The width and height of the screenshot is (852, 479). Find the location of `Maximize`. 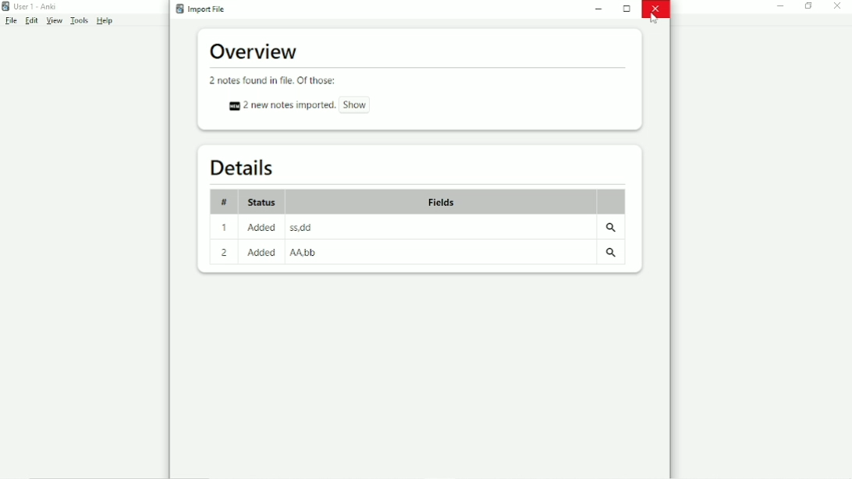

Maximize is located at coordinates (627, 9).